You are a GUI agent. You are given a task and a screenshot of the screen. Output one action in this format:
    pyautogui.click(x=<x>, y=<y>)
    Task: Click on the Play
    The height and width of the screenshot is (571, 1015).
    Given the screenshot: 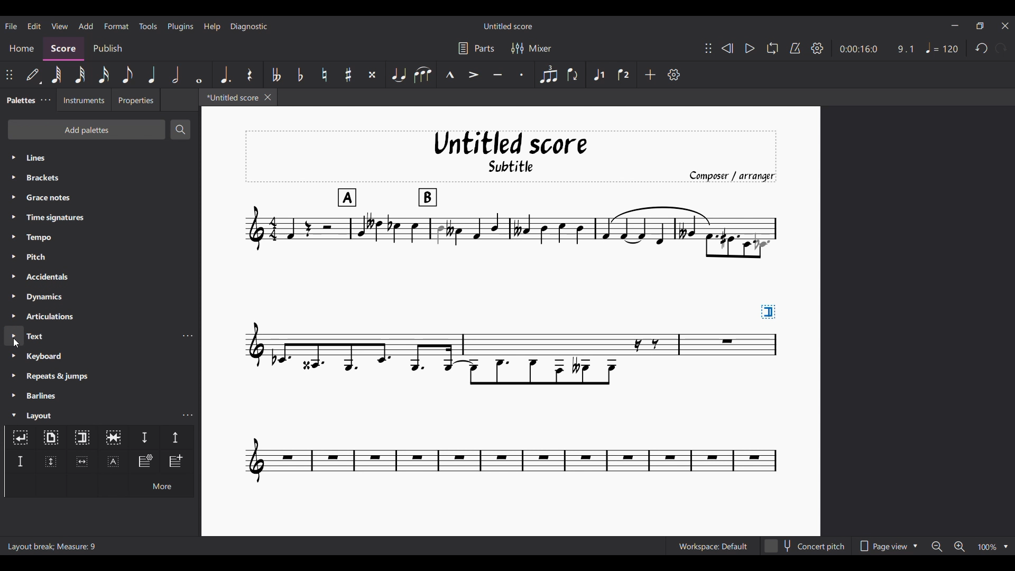 What is the action you would take?
    pyautogui.click(x=750, y=48)
    